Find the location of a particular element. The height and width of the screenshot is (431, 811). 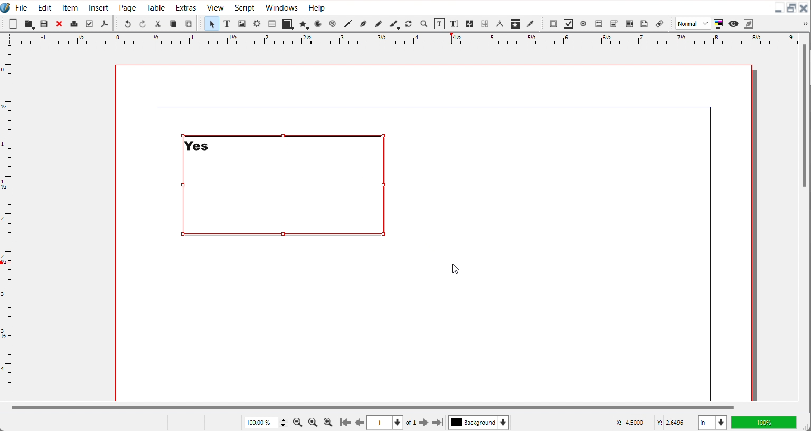

Undo is located at coordinates (127, 23).